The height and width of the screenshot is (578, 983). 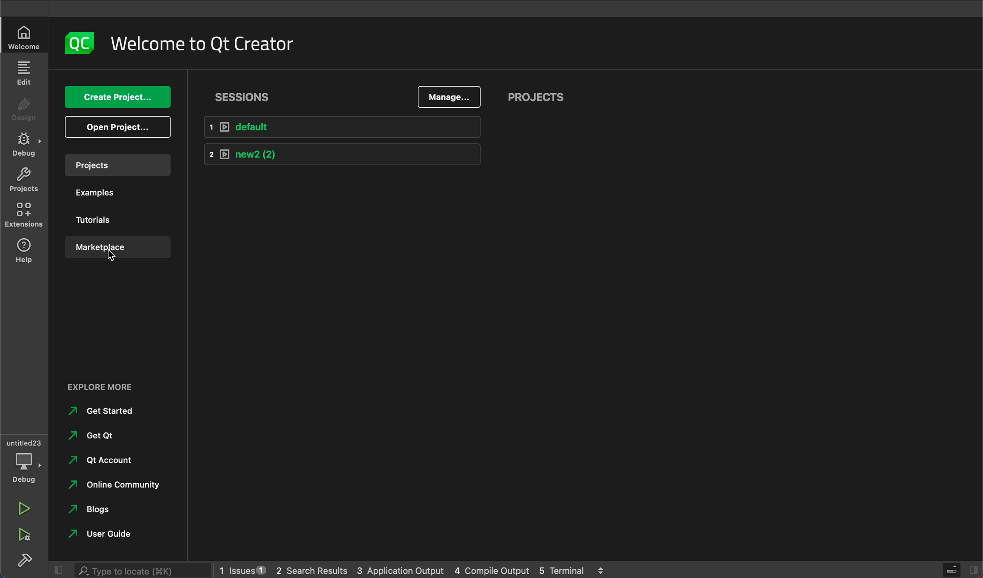 I want to click on open projects, so click(x=118, y=126).